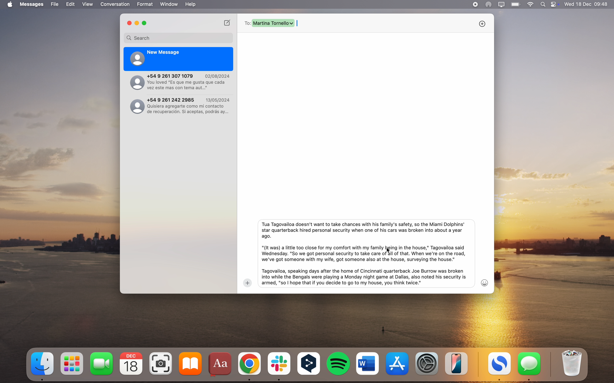  Describe the element at coordinates (55, 4) in the screenshot. I see `file` at that location.